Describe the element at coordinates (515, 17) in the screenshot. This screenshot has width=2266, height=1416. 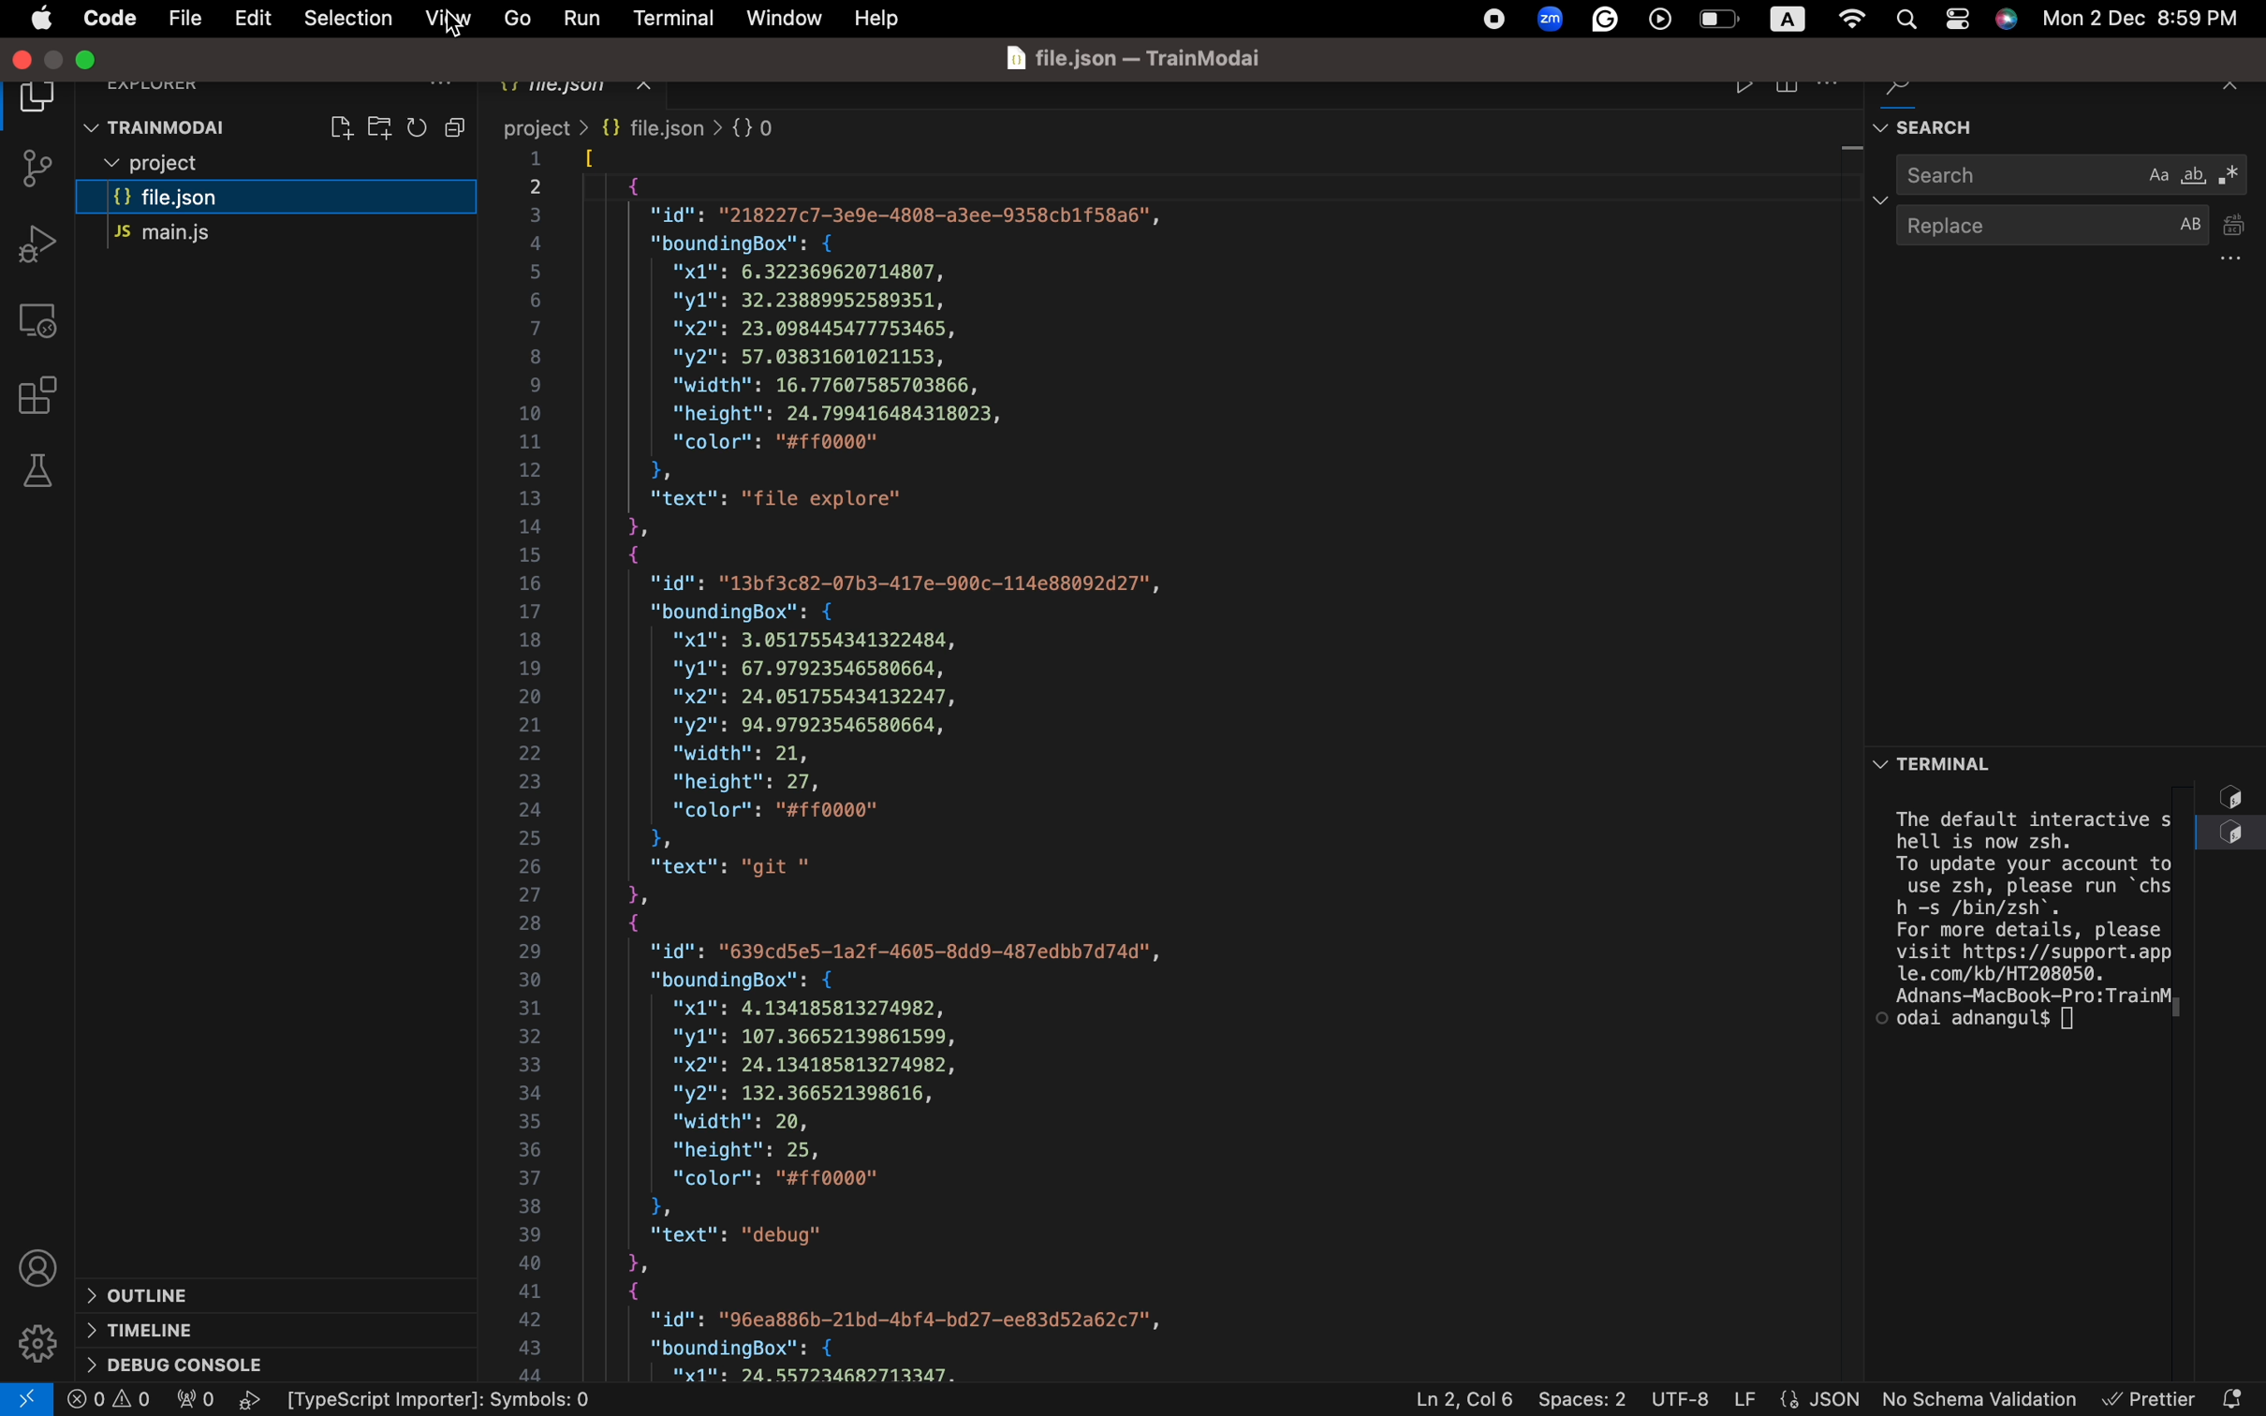
I see `go` at that location.